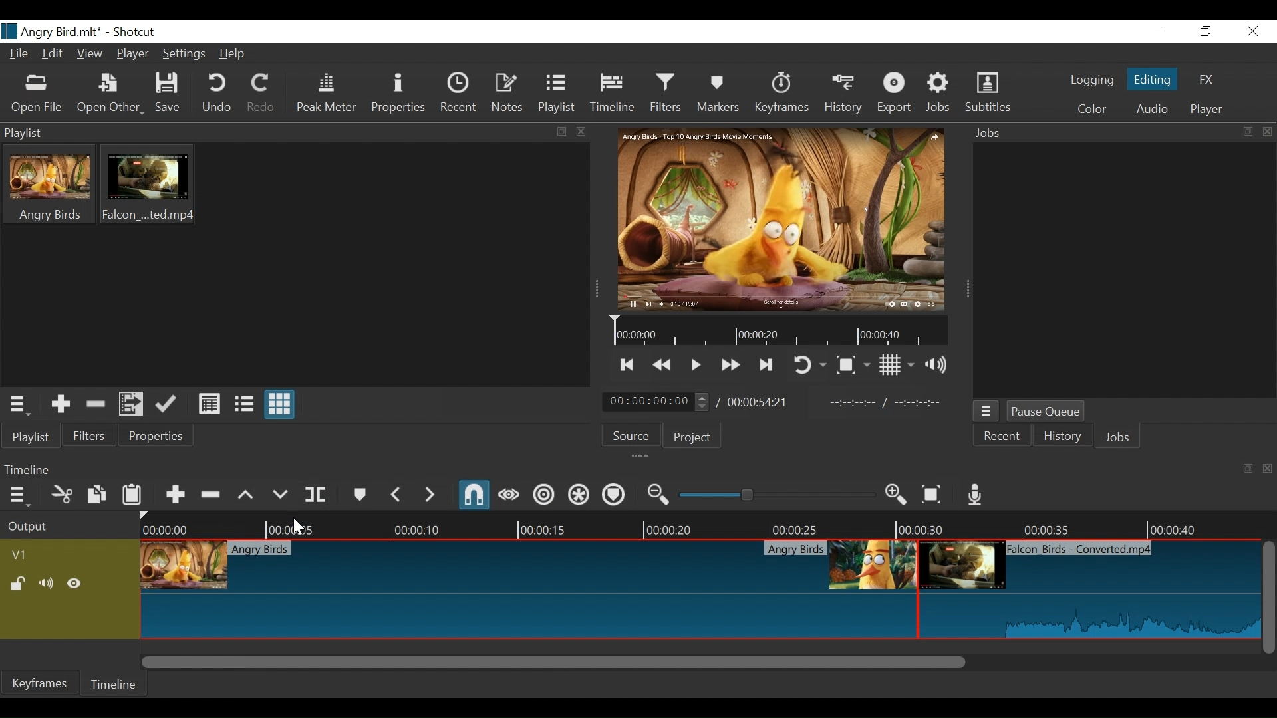  I want to click on , so click(395, 493).